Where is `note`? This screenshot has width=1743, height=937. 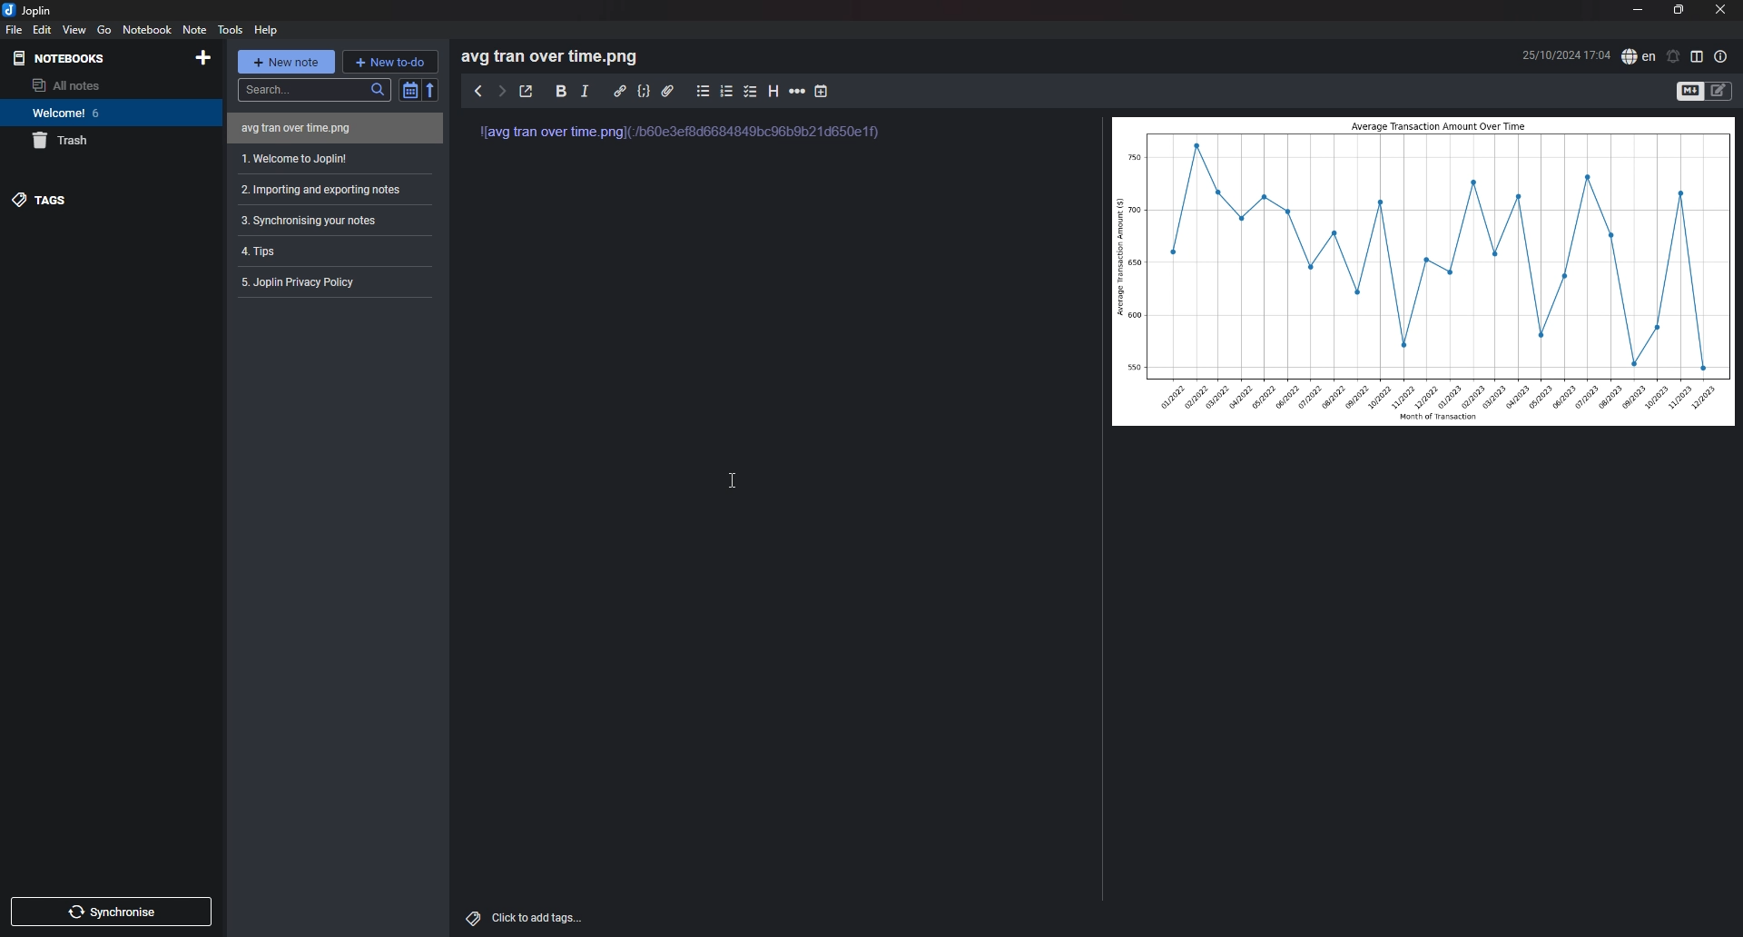 note is located at coordinates (195, 29).